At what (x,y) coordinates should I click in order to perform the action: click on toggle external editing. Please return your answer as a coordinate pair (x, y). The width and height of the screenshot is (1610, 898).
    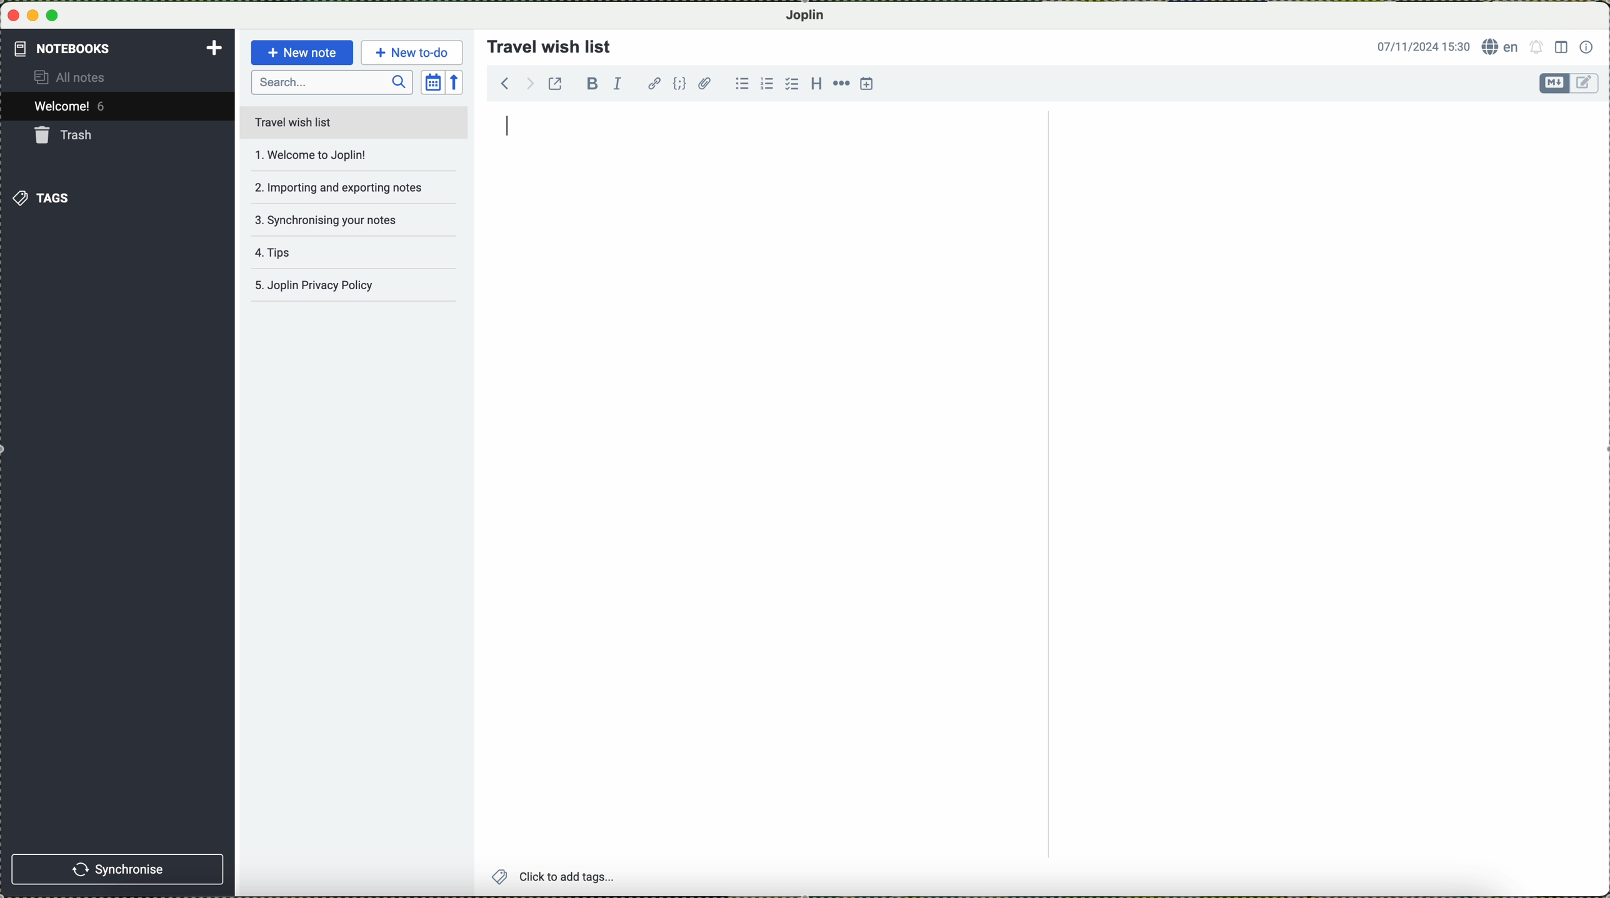
    Looking at the image, I should click on (558, 88).